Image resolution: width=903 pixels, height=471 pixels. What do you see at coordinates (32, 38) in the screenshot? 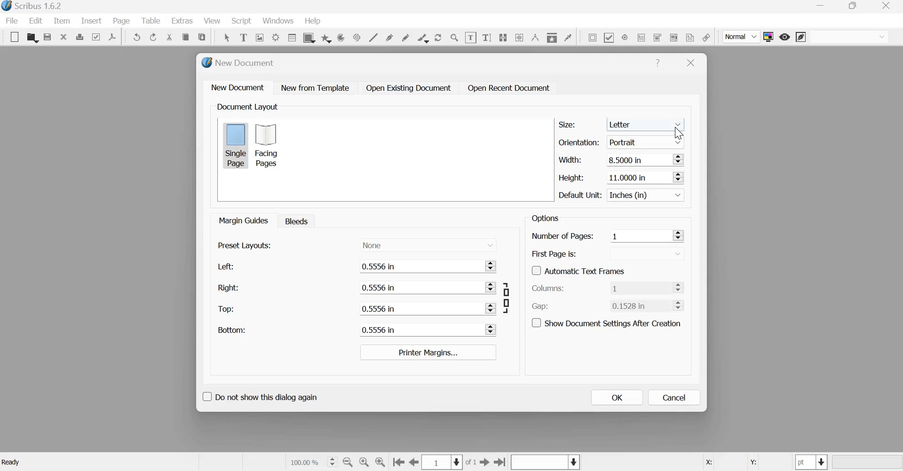
I see `open` at bounding box center [32, 38].